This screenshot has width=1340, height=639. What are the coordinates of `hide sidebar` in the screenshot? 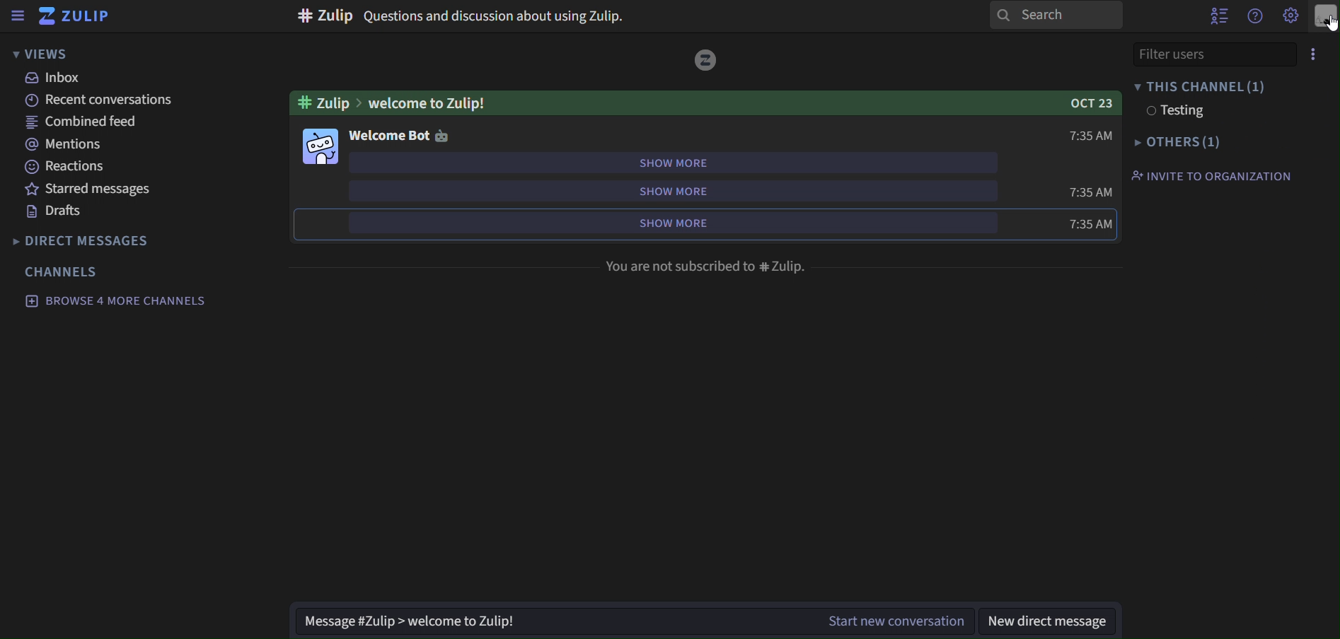 It's located at (18, 18).